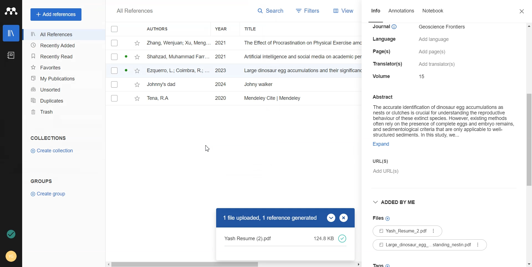 The width and height of the screenshot is (532, 267). I want to click on details, so click(387, 27).